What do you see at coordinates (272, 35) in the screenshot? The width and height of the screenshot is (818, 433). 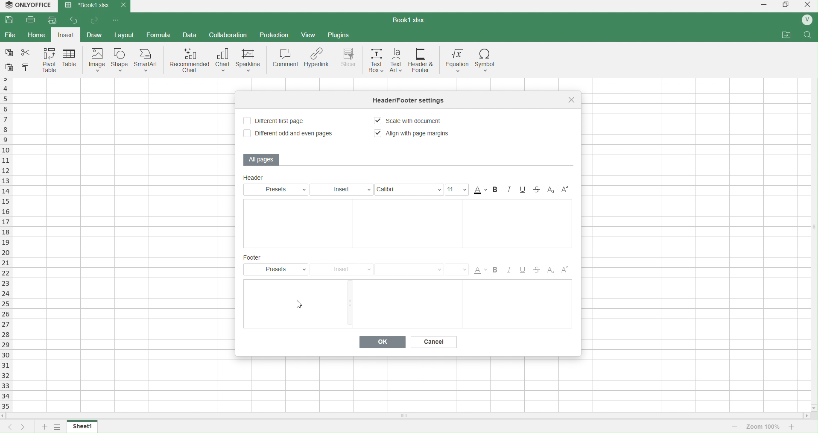 I see `protection` at bounding box center [272, 35].